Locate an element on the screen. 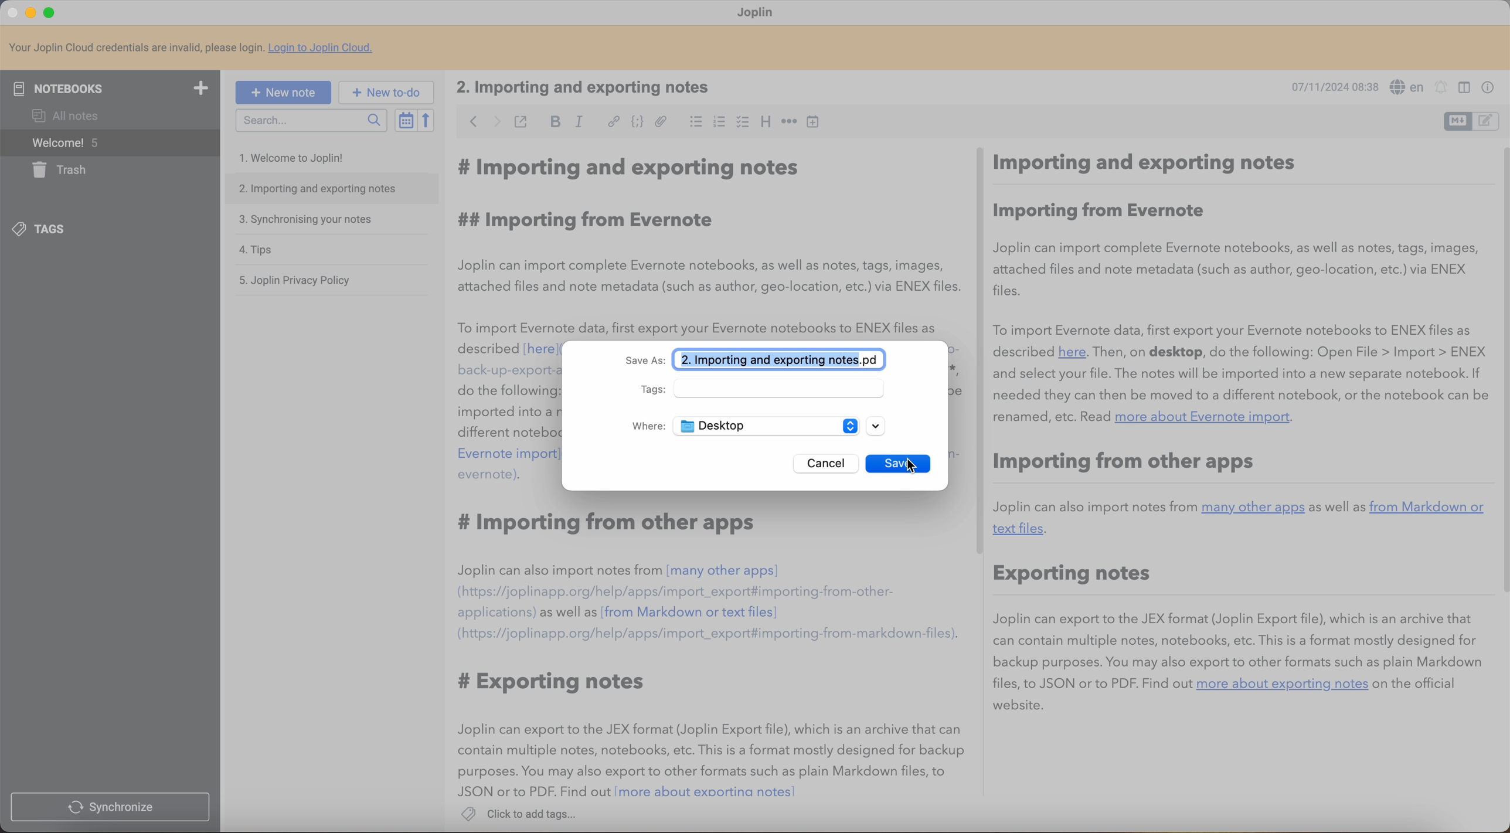  foward is located at coordinates (494, 123).